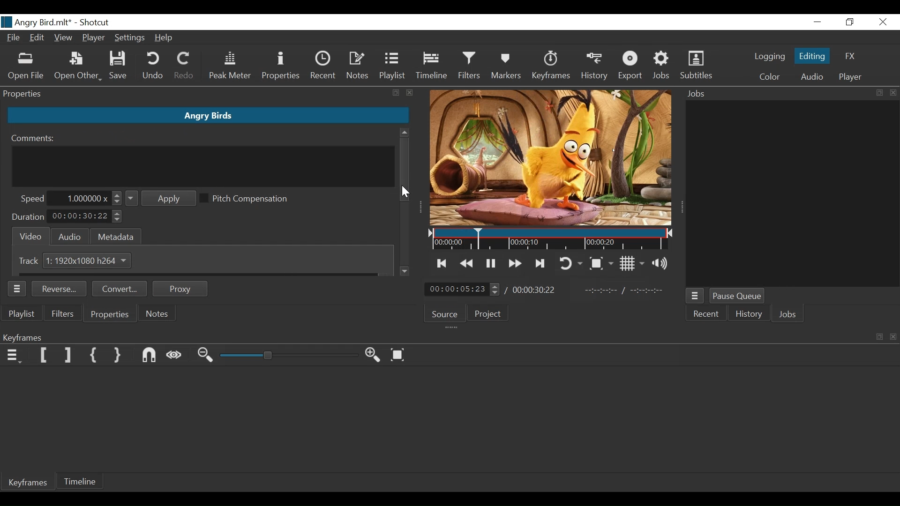 Image resolution: width=900 pixels, height=506 pixels. What do you see at coordinates (37, 22) in the screenshot?
I see `File Name` at bounding box center [37, 22].